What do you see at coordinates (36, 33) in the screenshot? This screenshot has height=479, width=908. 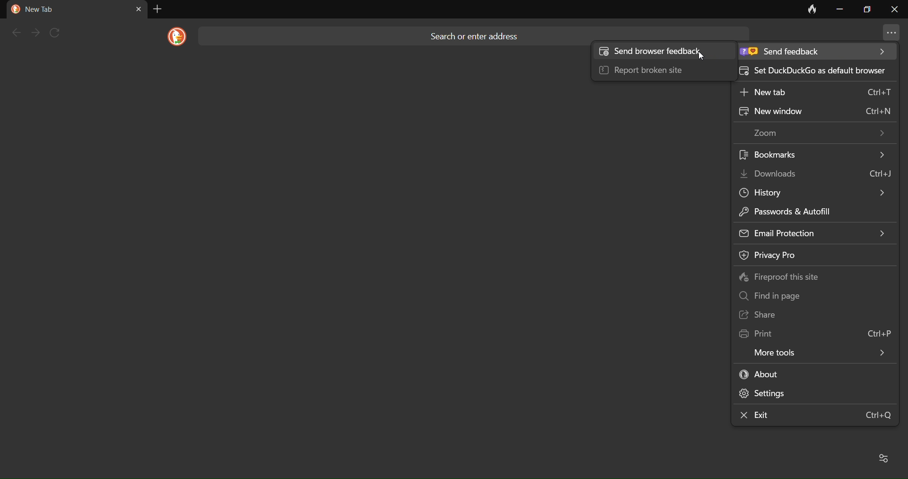 I see `next` at bounding box center [36, 33].